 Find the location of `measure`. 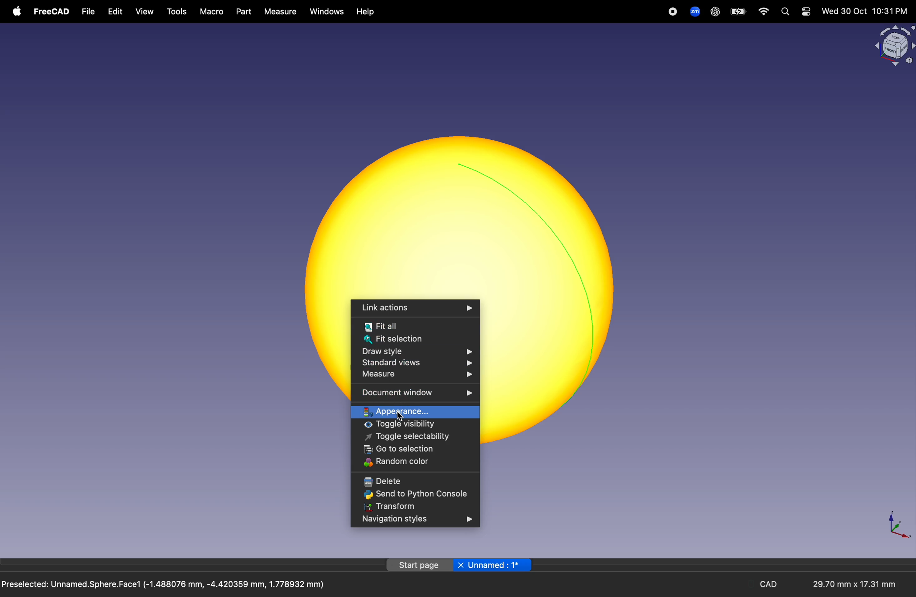

measure is located at coordinates (279, 12).